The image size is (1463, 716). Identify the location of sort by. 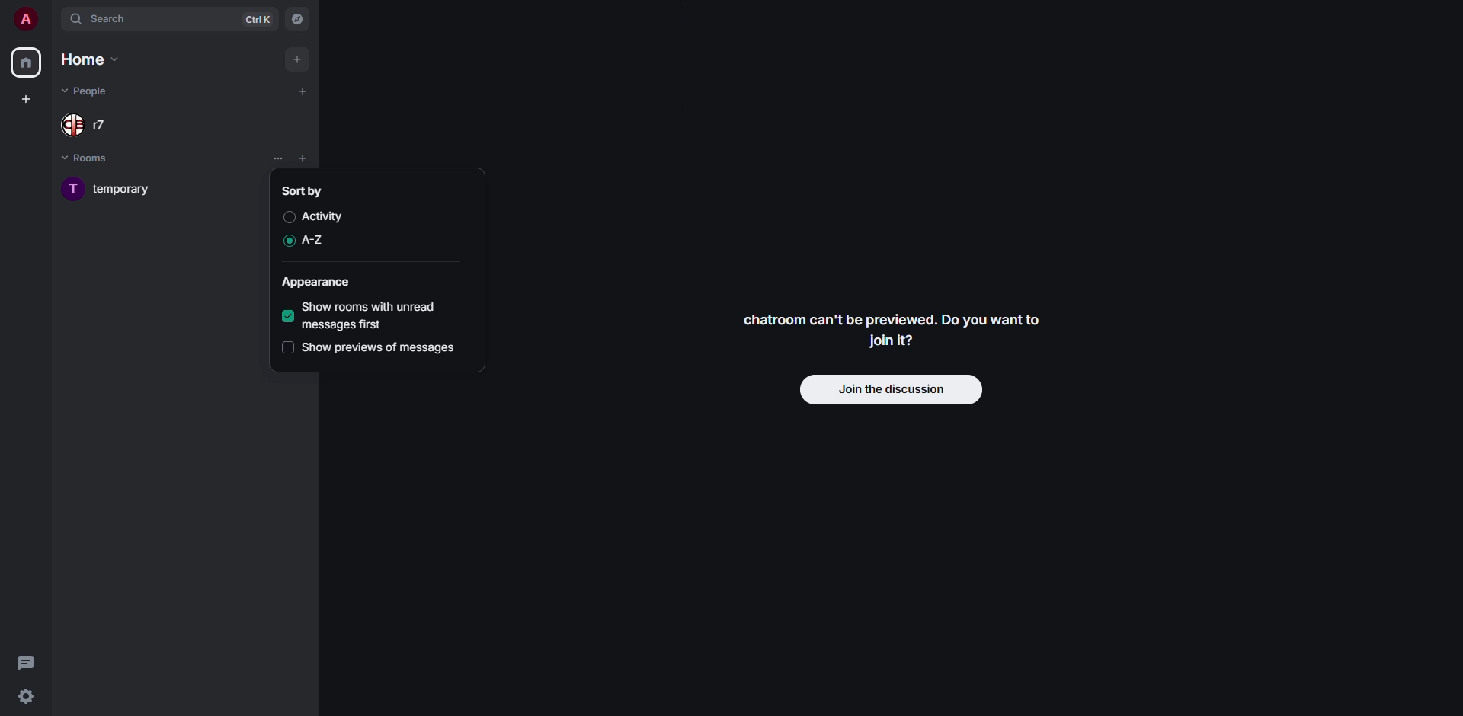
(303, 189).